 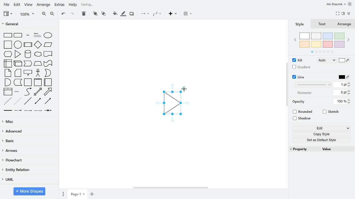 What do you see at coordinates (37, 111) in the screenshot?
I see `connector with 3 label` at bounding box center [37, 111].